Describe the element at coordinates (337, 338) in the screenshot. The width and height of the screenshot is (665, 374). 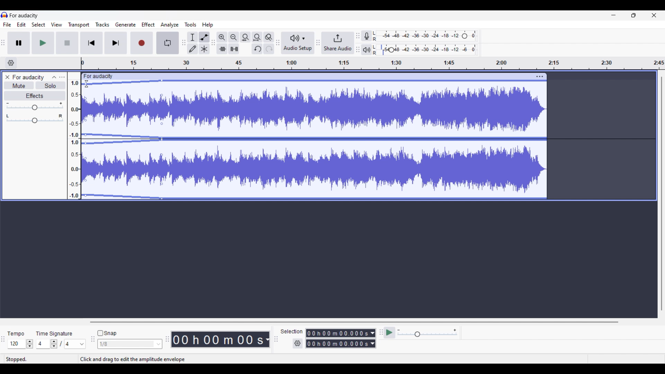
I see `Selection duration` at that location.